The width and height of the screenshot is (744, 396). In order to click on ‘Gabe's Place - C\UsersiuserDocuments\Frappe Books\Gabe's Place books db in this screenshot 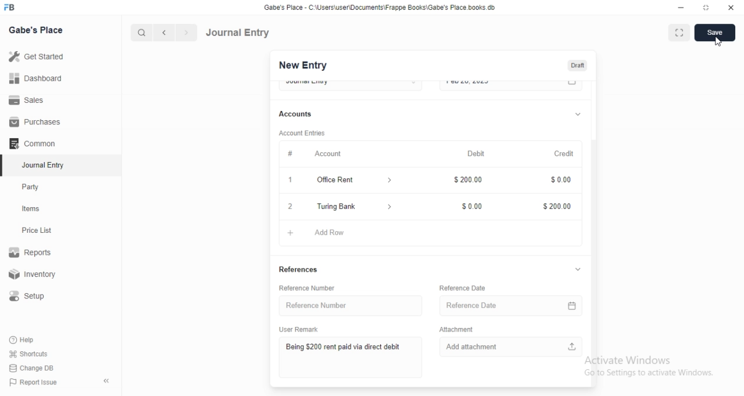, I will do `click(389, 7)`.